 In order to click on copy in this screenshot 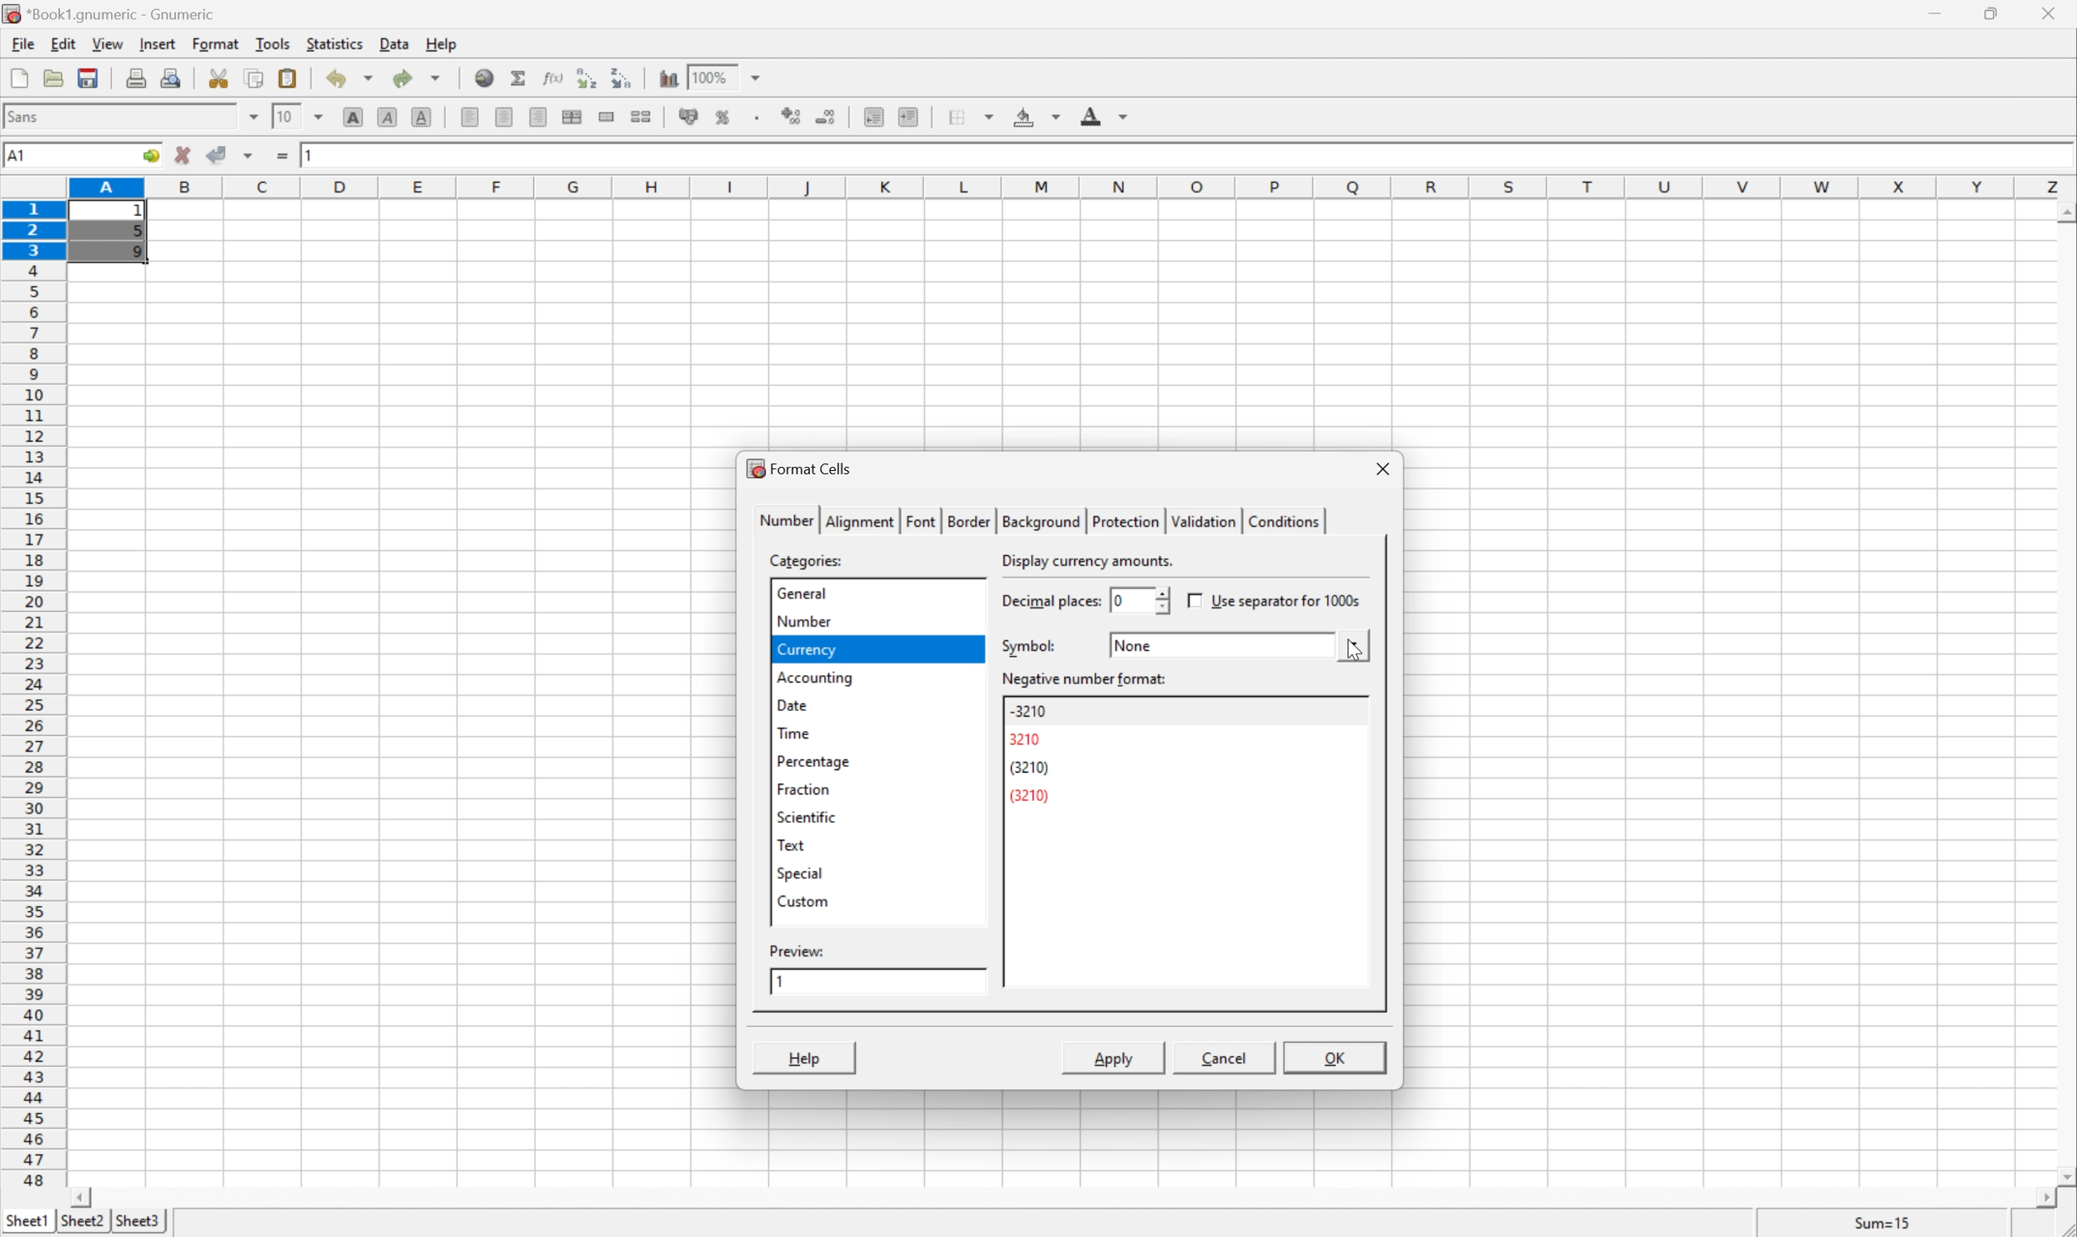, I will do `click(254, 78)`.